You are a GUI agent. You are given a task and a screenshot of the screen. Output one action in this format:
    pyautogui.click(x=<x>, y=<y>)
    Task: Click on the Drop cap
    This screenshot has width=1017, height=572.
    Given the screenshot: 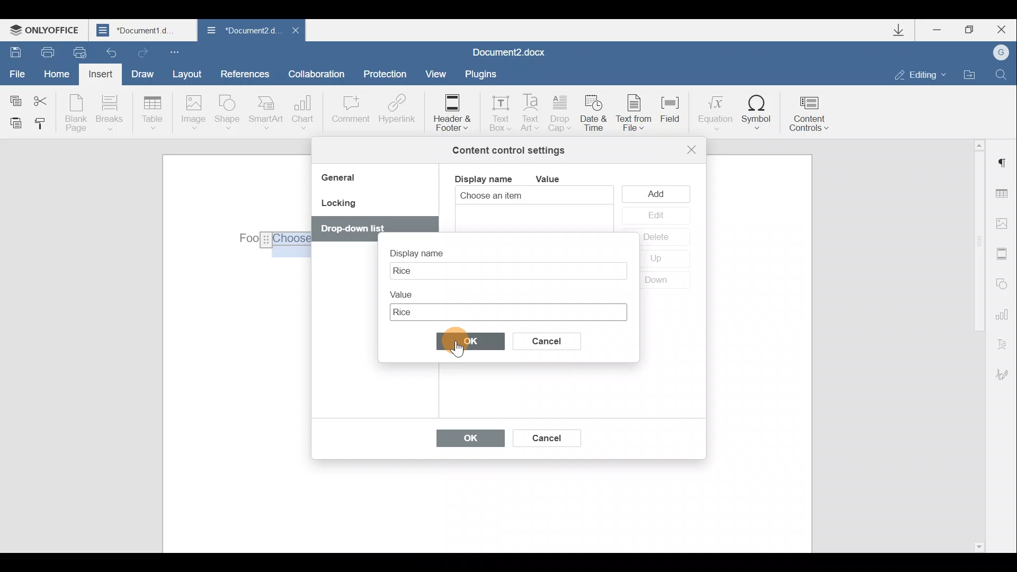 What is the action you would take?
    pyautogui.click(x=560, y=114)
    